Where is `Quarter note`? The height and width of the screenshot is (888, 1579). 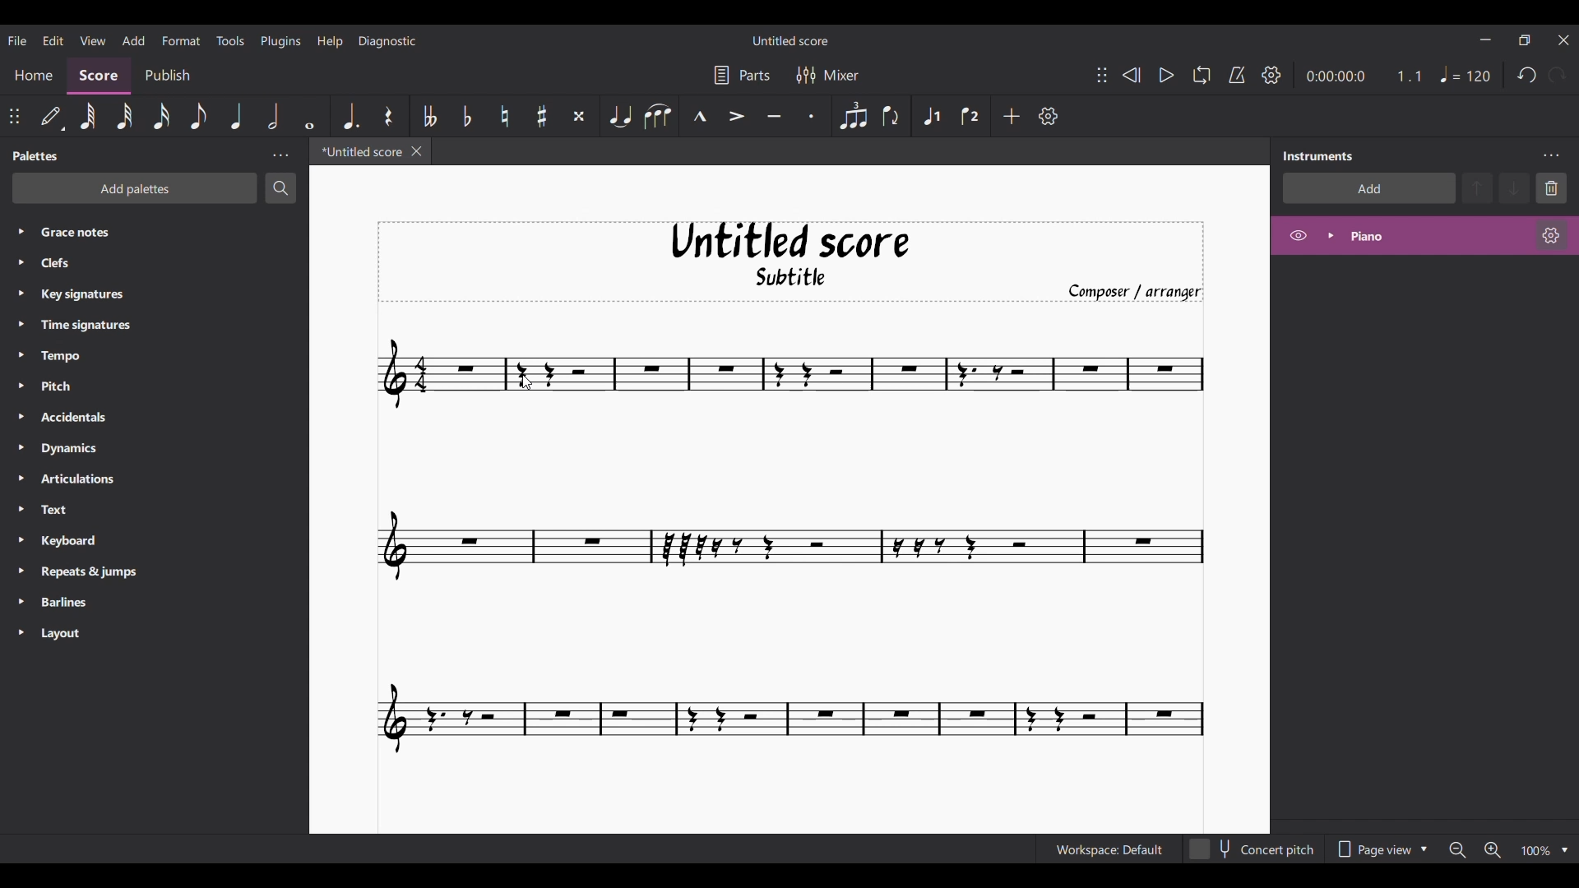
Quarter note is located at coordinates (235, 115).